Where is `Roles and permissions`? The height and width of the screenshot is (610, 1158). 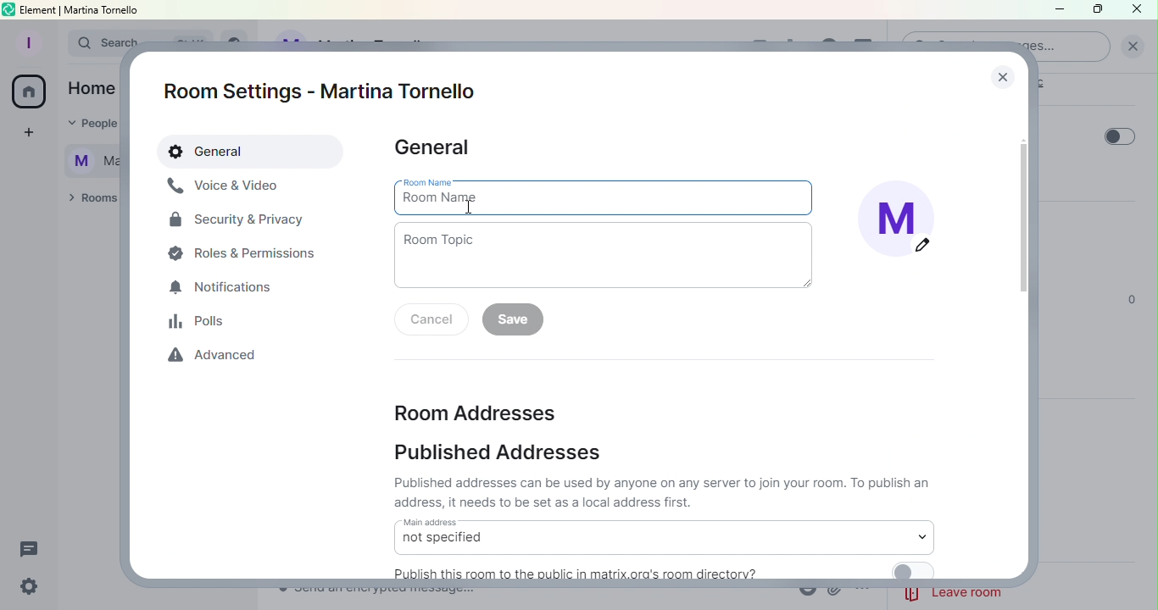 Roles and permissions is located at coordinates (247, 252).